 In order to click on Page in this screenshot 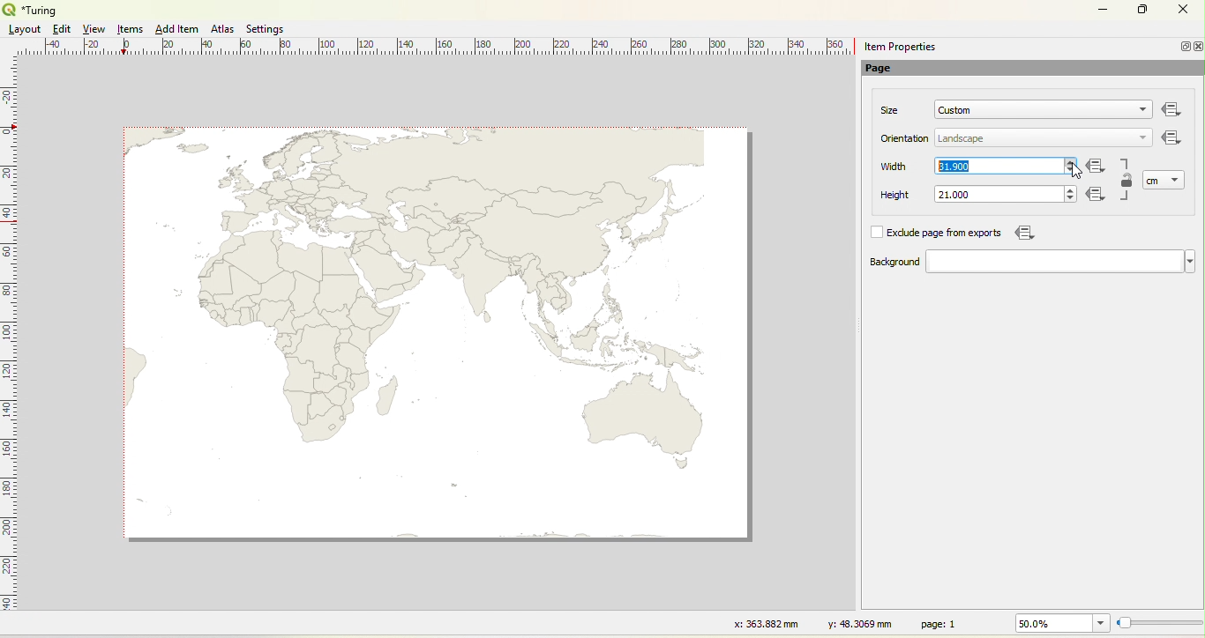, I will do `click(887, 70)`.